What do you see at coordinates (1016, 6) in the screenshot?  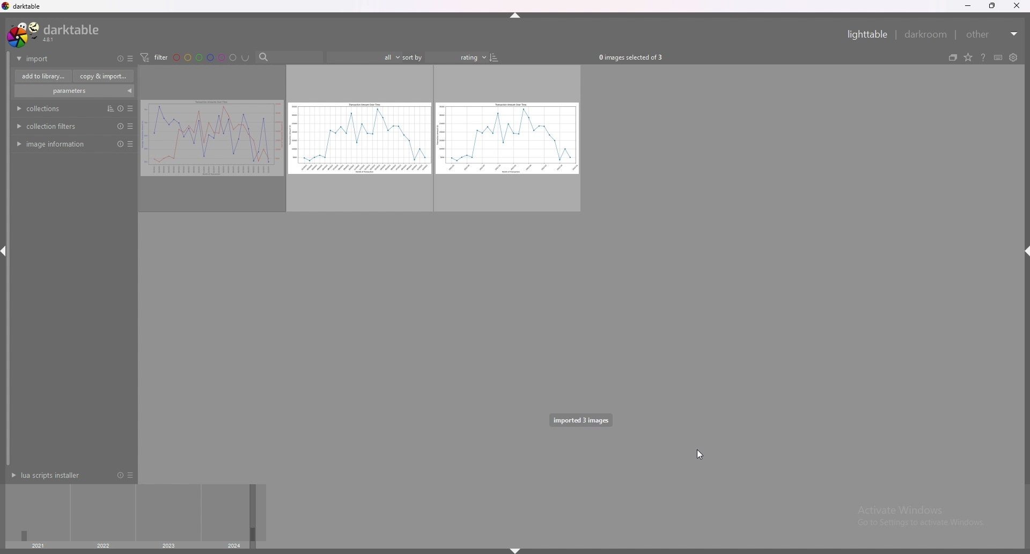 I see `close` at bounding box center [1016, 6].